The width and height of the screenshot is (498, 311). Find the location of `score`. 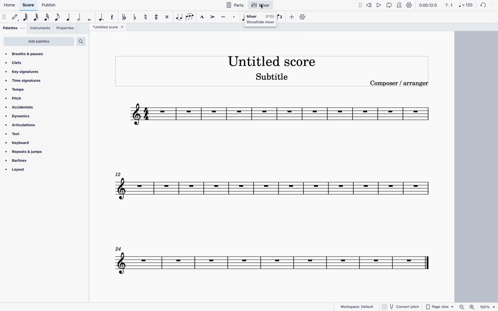

score is located at coordinates (279, 116).